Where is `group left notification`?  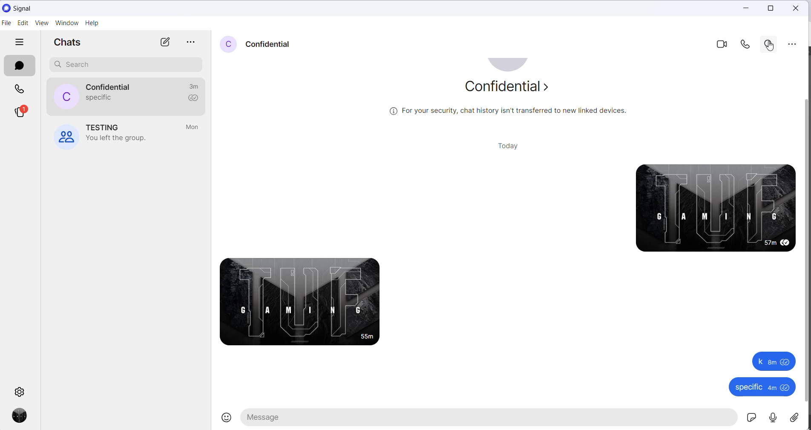
group left notification is located at coordinates (120, 138).